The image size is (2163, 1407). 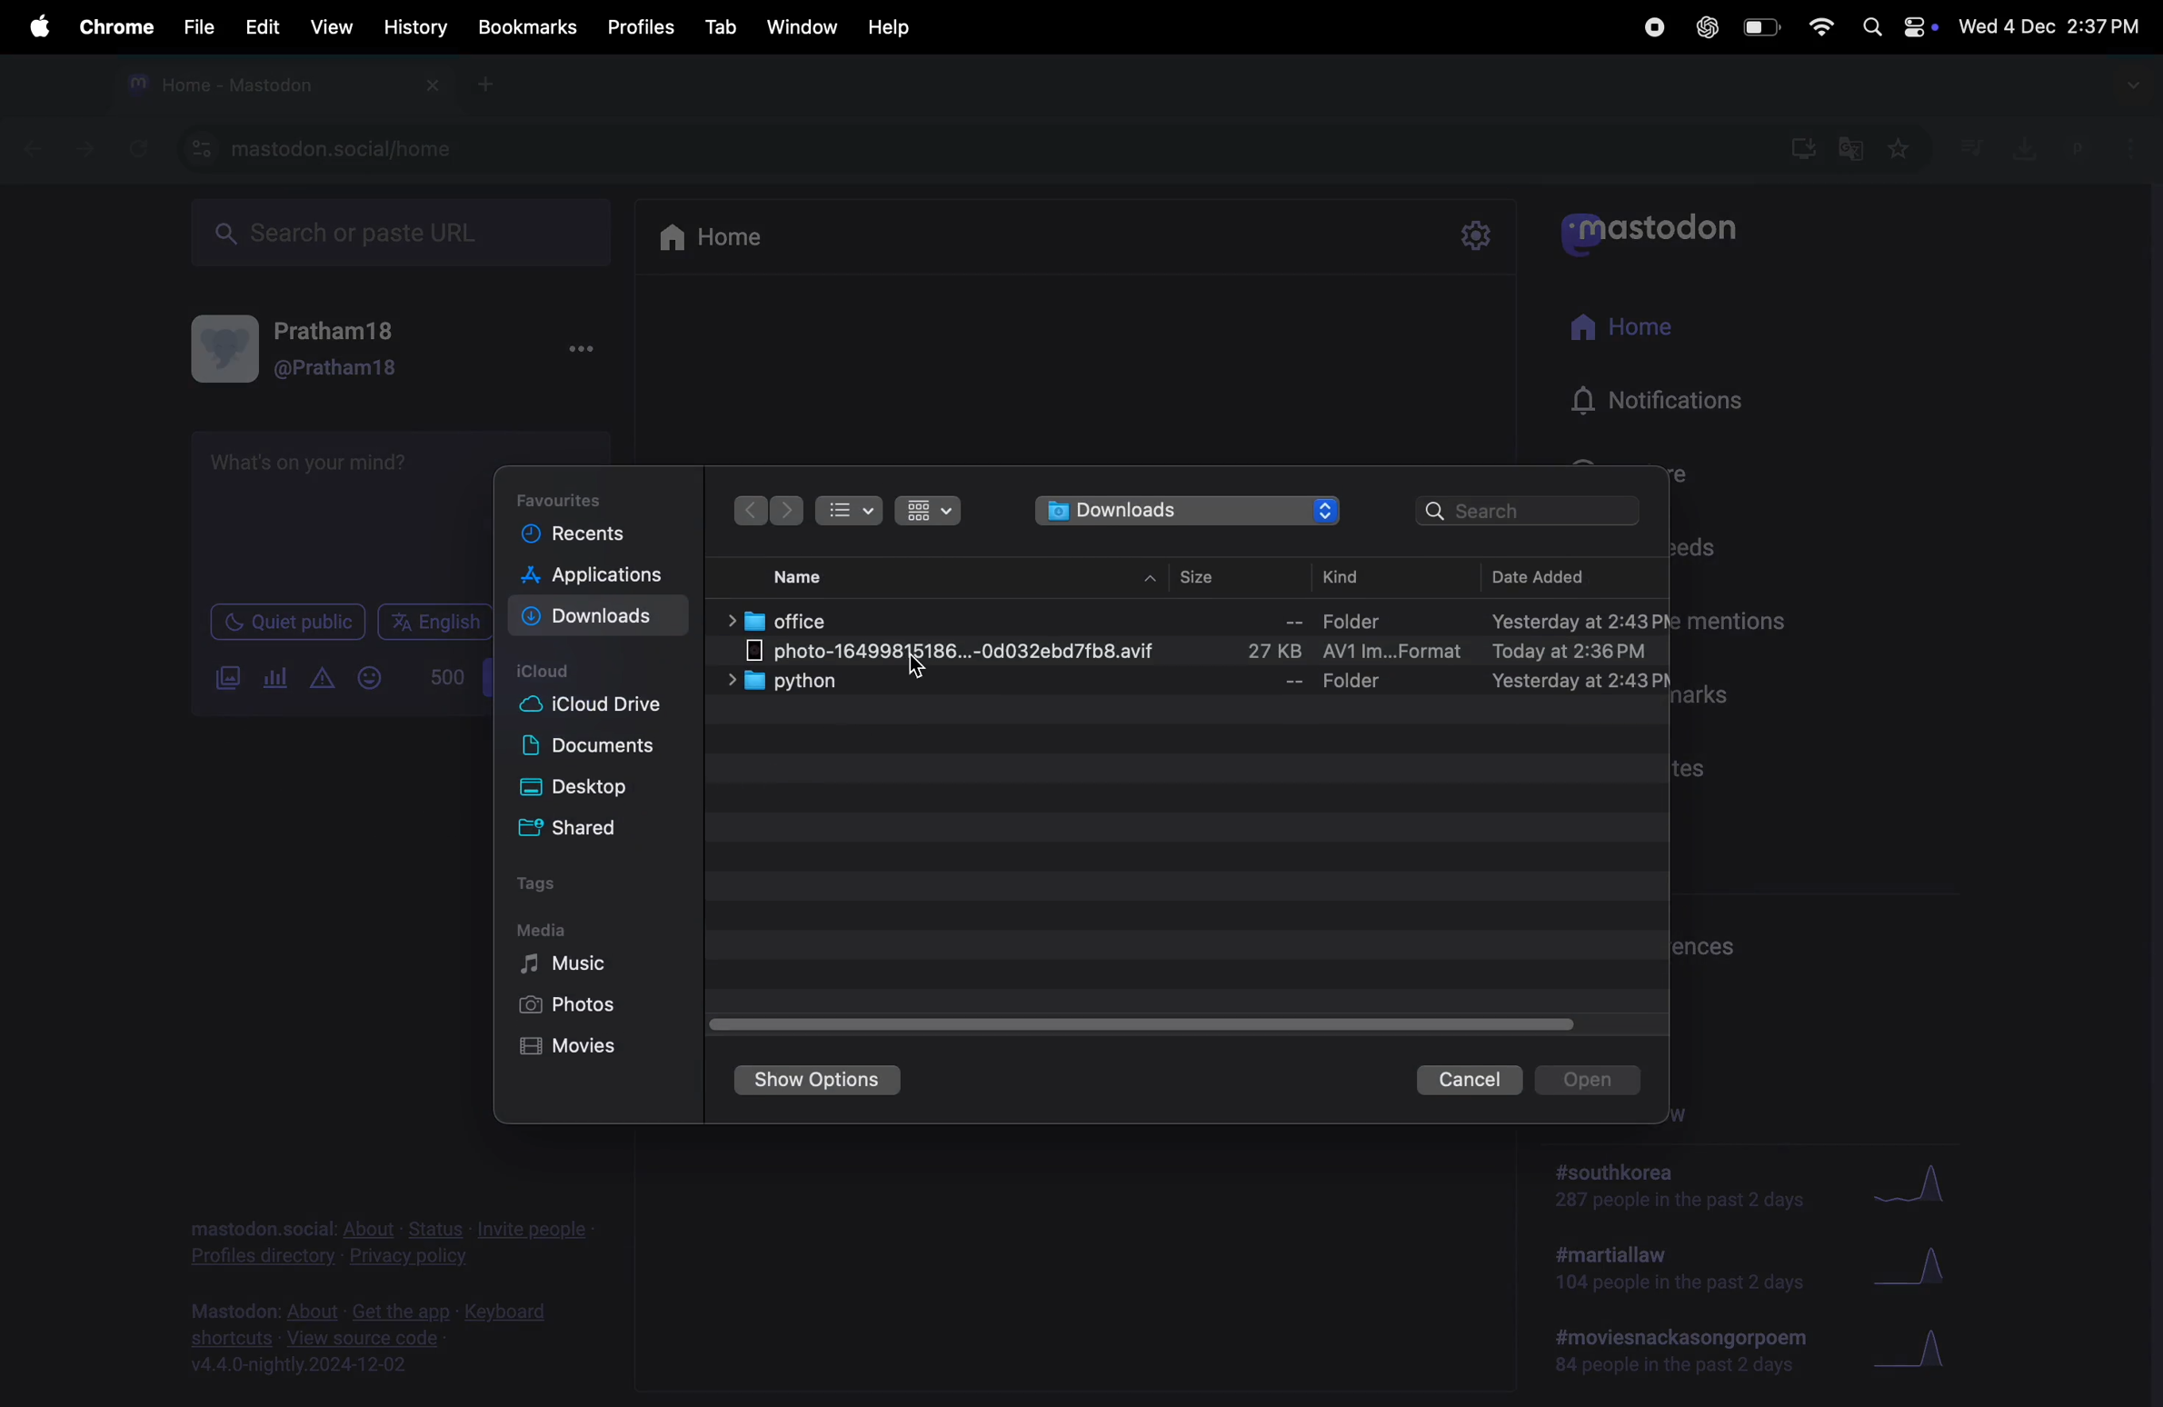 I want to click on photo, so click(x=1202, y=652).